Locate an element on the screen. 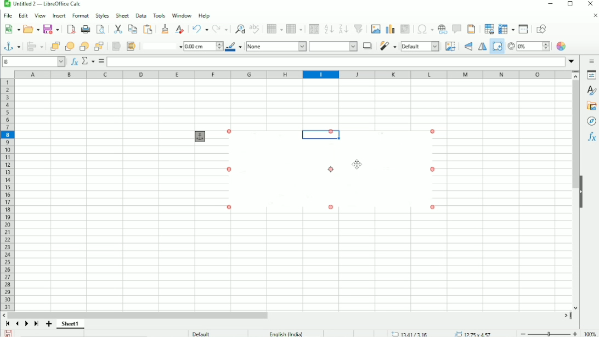  Expand formula bar is located at coordinates (572, 60).